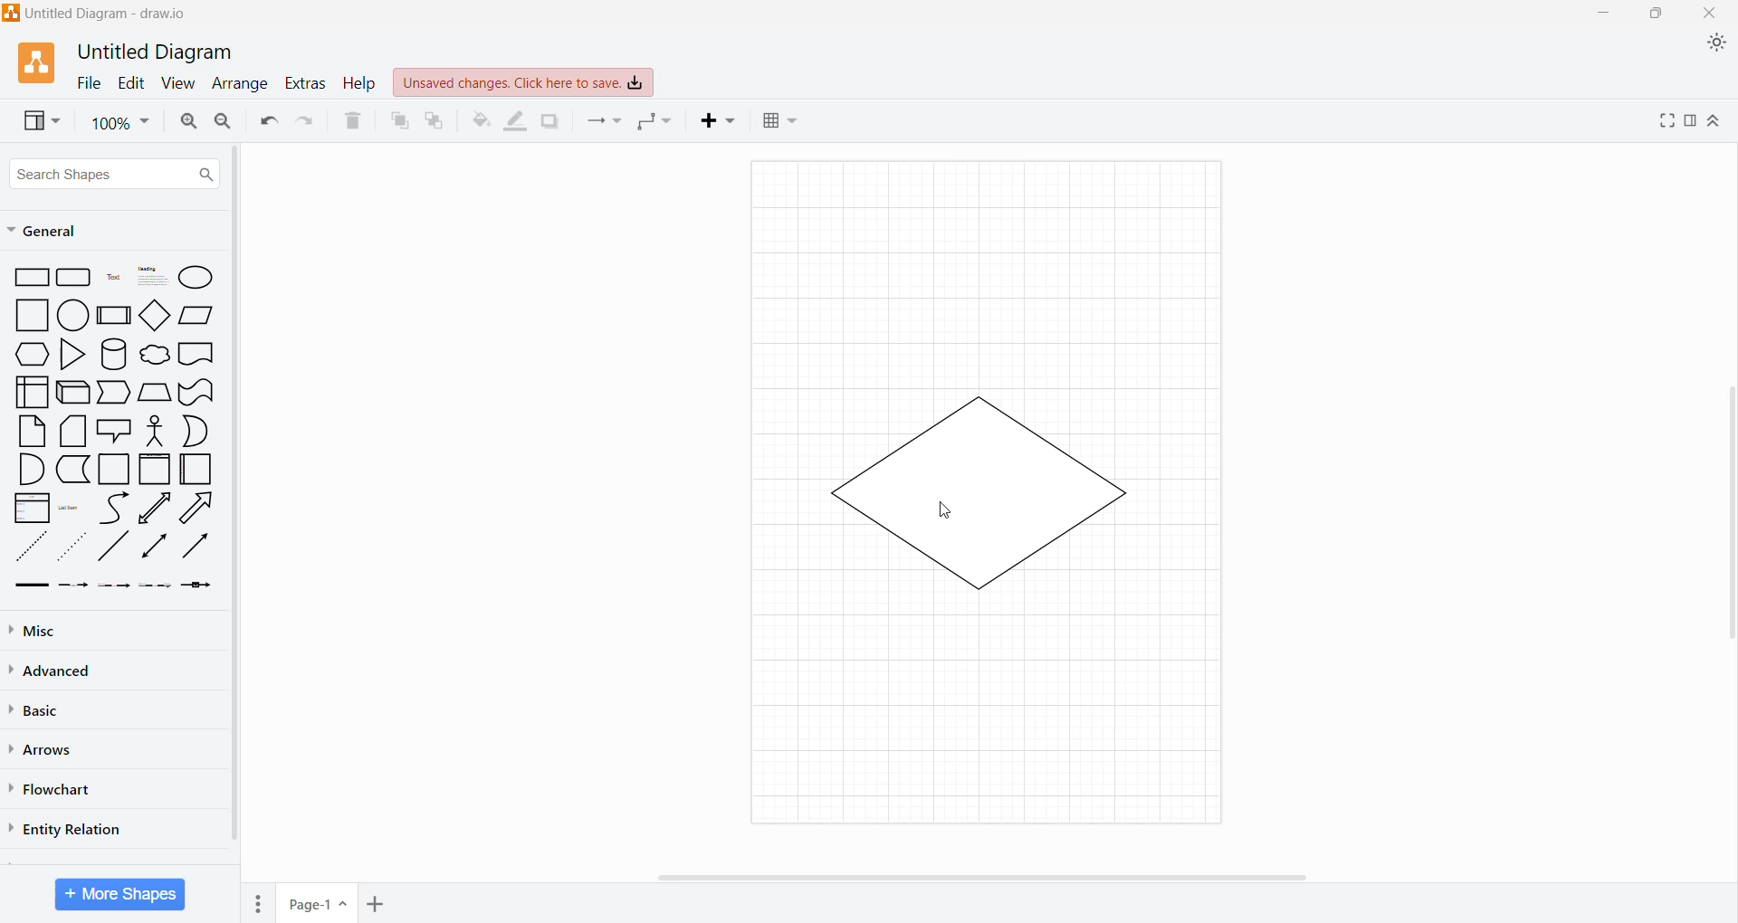 Image resolution: width=1738 pixels, height=923 pixels. Describe the element at coordinates (305, 82) in the screenshot. I see `Extras` at that location.